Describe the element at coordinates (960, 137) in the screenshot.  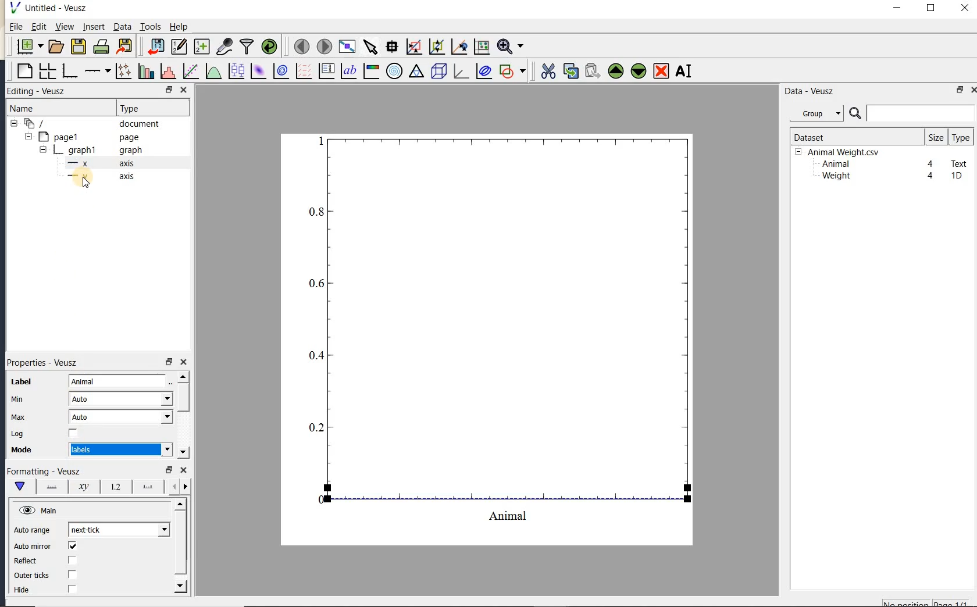
I see `type` at that location.